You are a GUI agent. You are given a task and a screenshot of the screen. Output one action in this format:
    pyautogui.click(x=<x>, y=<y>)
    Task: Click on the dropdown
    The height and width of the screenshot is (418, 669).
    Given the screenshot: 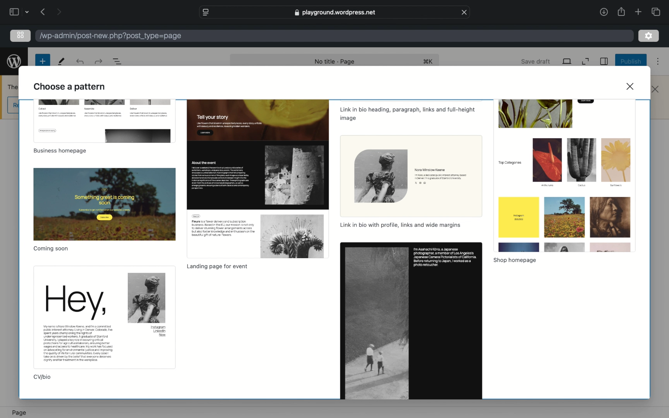 What is the action you would take?
    pyautogui.click(x=27, y=12)
    